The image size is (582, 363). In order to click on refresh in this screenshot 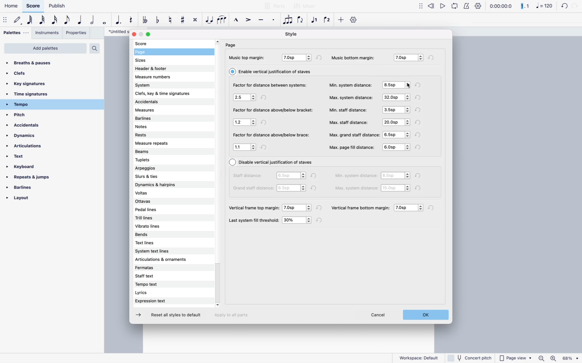, I will do `click(432, 57)`.